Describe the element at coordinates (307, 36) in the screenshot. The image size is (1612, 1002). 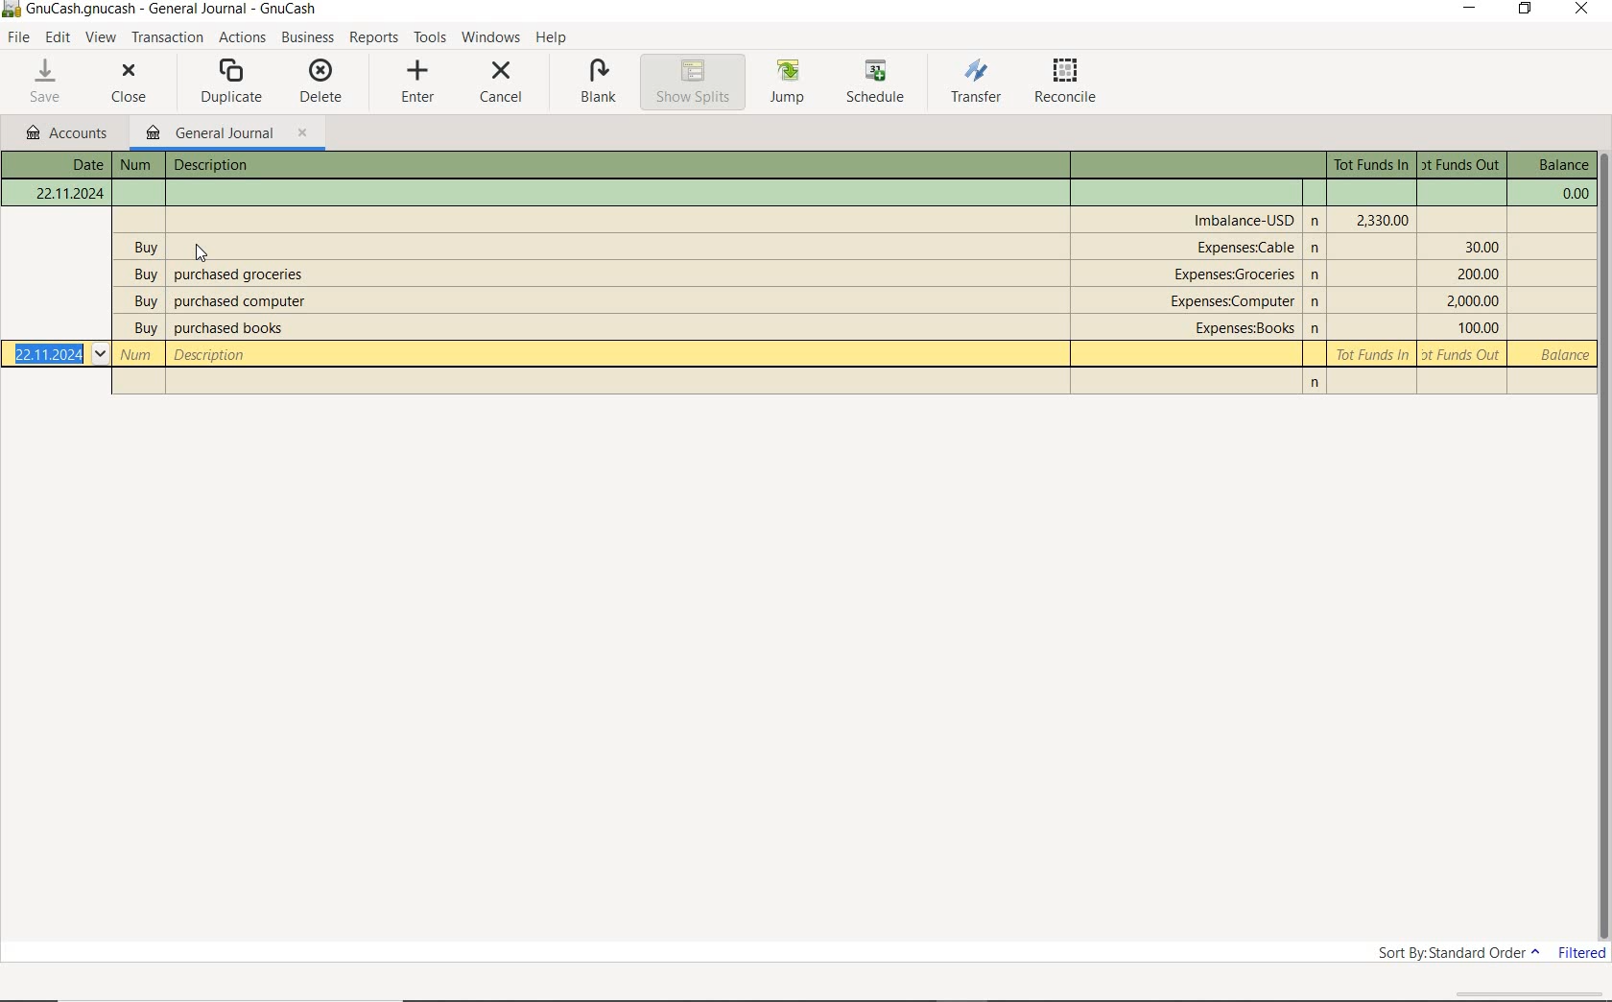
I see `BUSINESS` at that location.